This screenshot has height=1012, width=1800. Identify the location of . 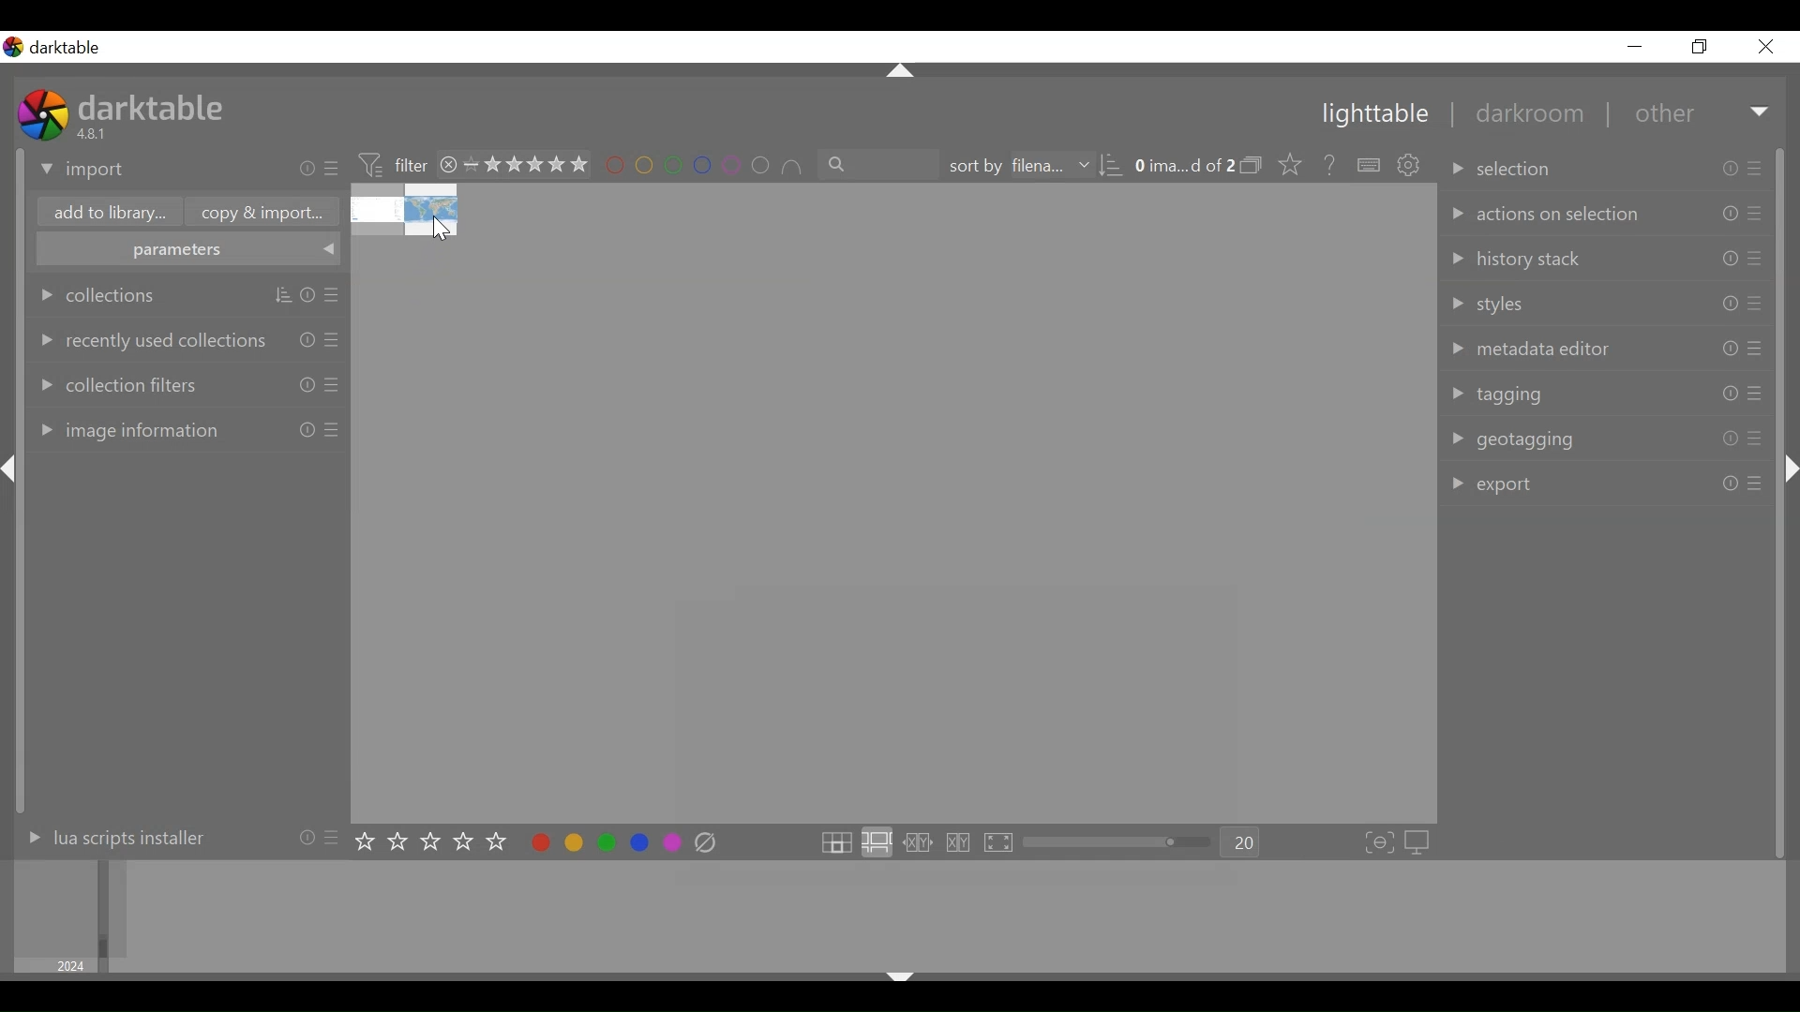
(335, 387).